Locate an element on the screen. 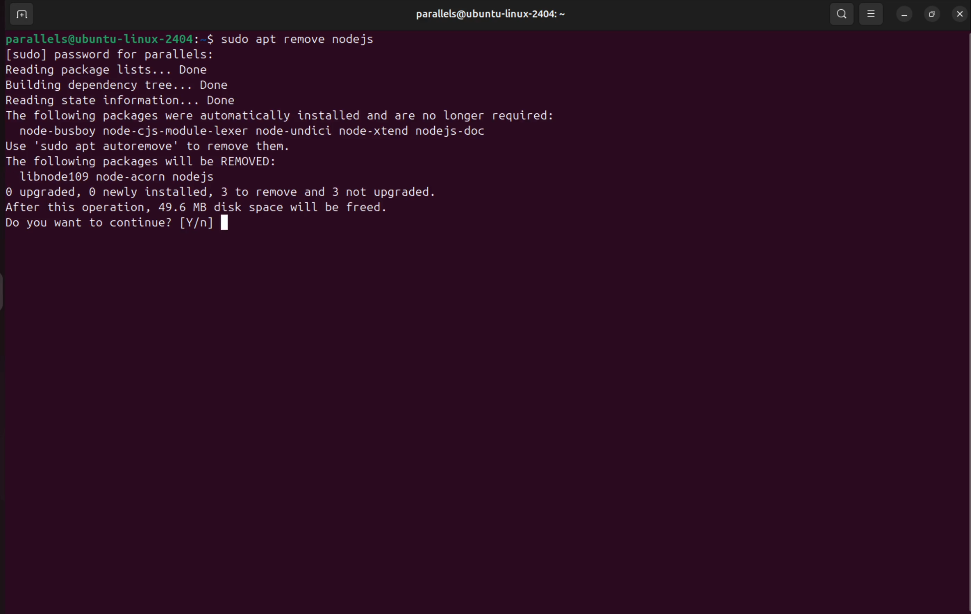 The height and width of the screenshot is (614, 971). close is located at coordinates (958, 13).